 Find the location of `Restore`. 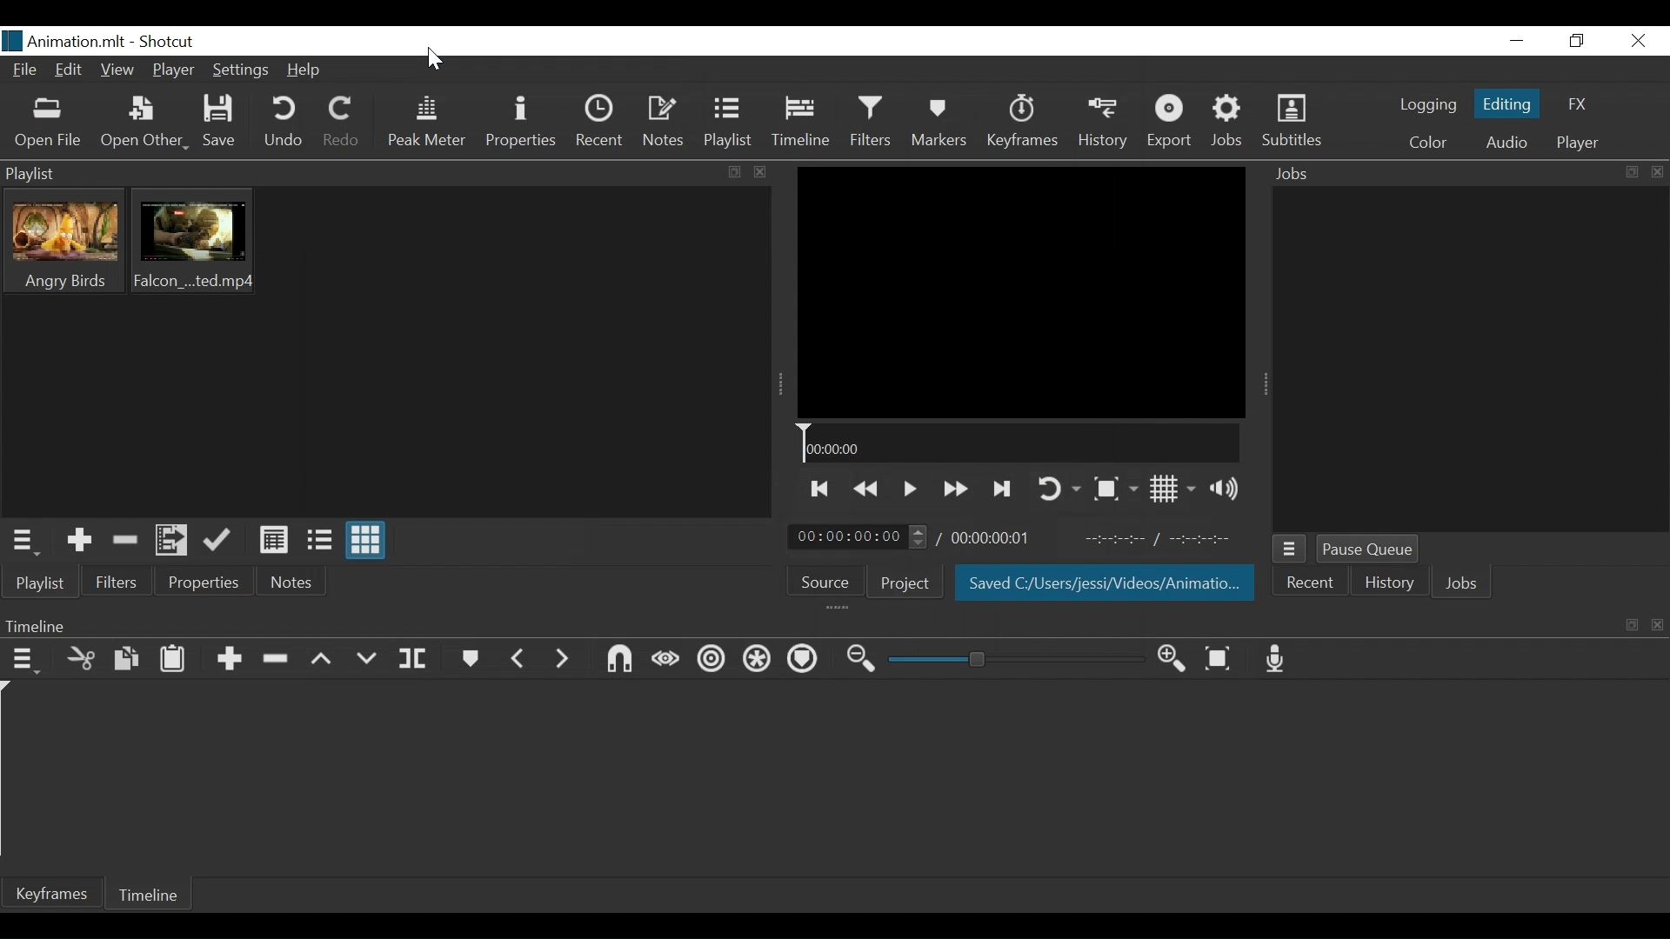

Restore is located at coordinates (1574, 42).